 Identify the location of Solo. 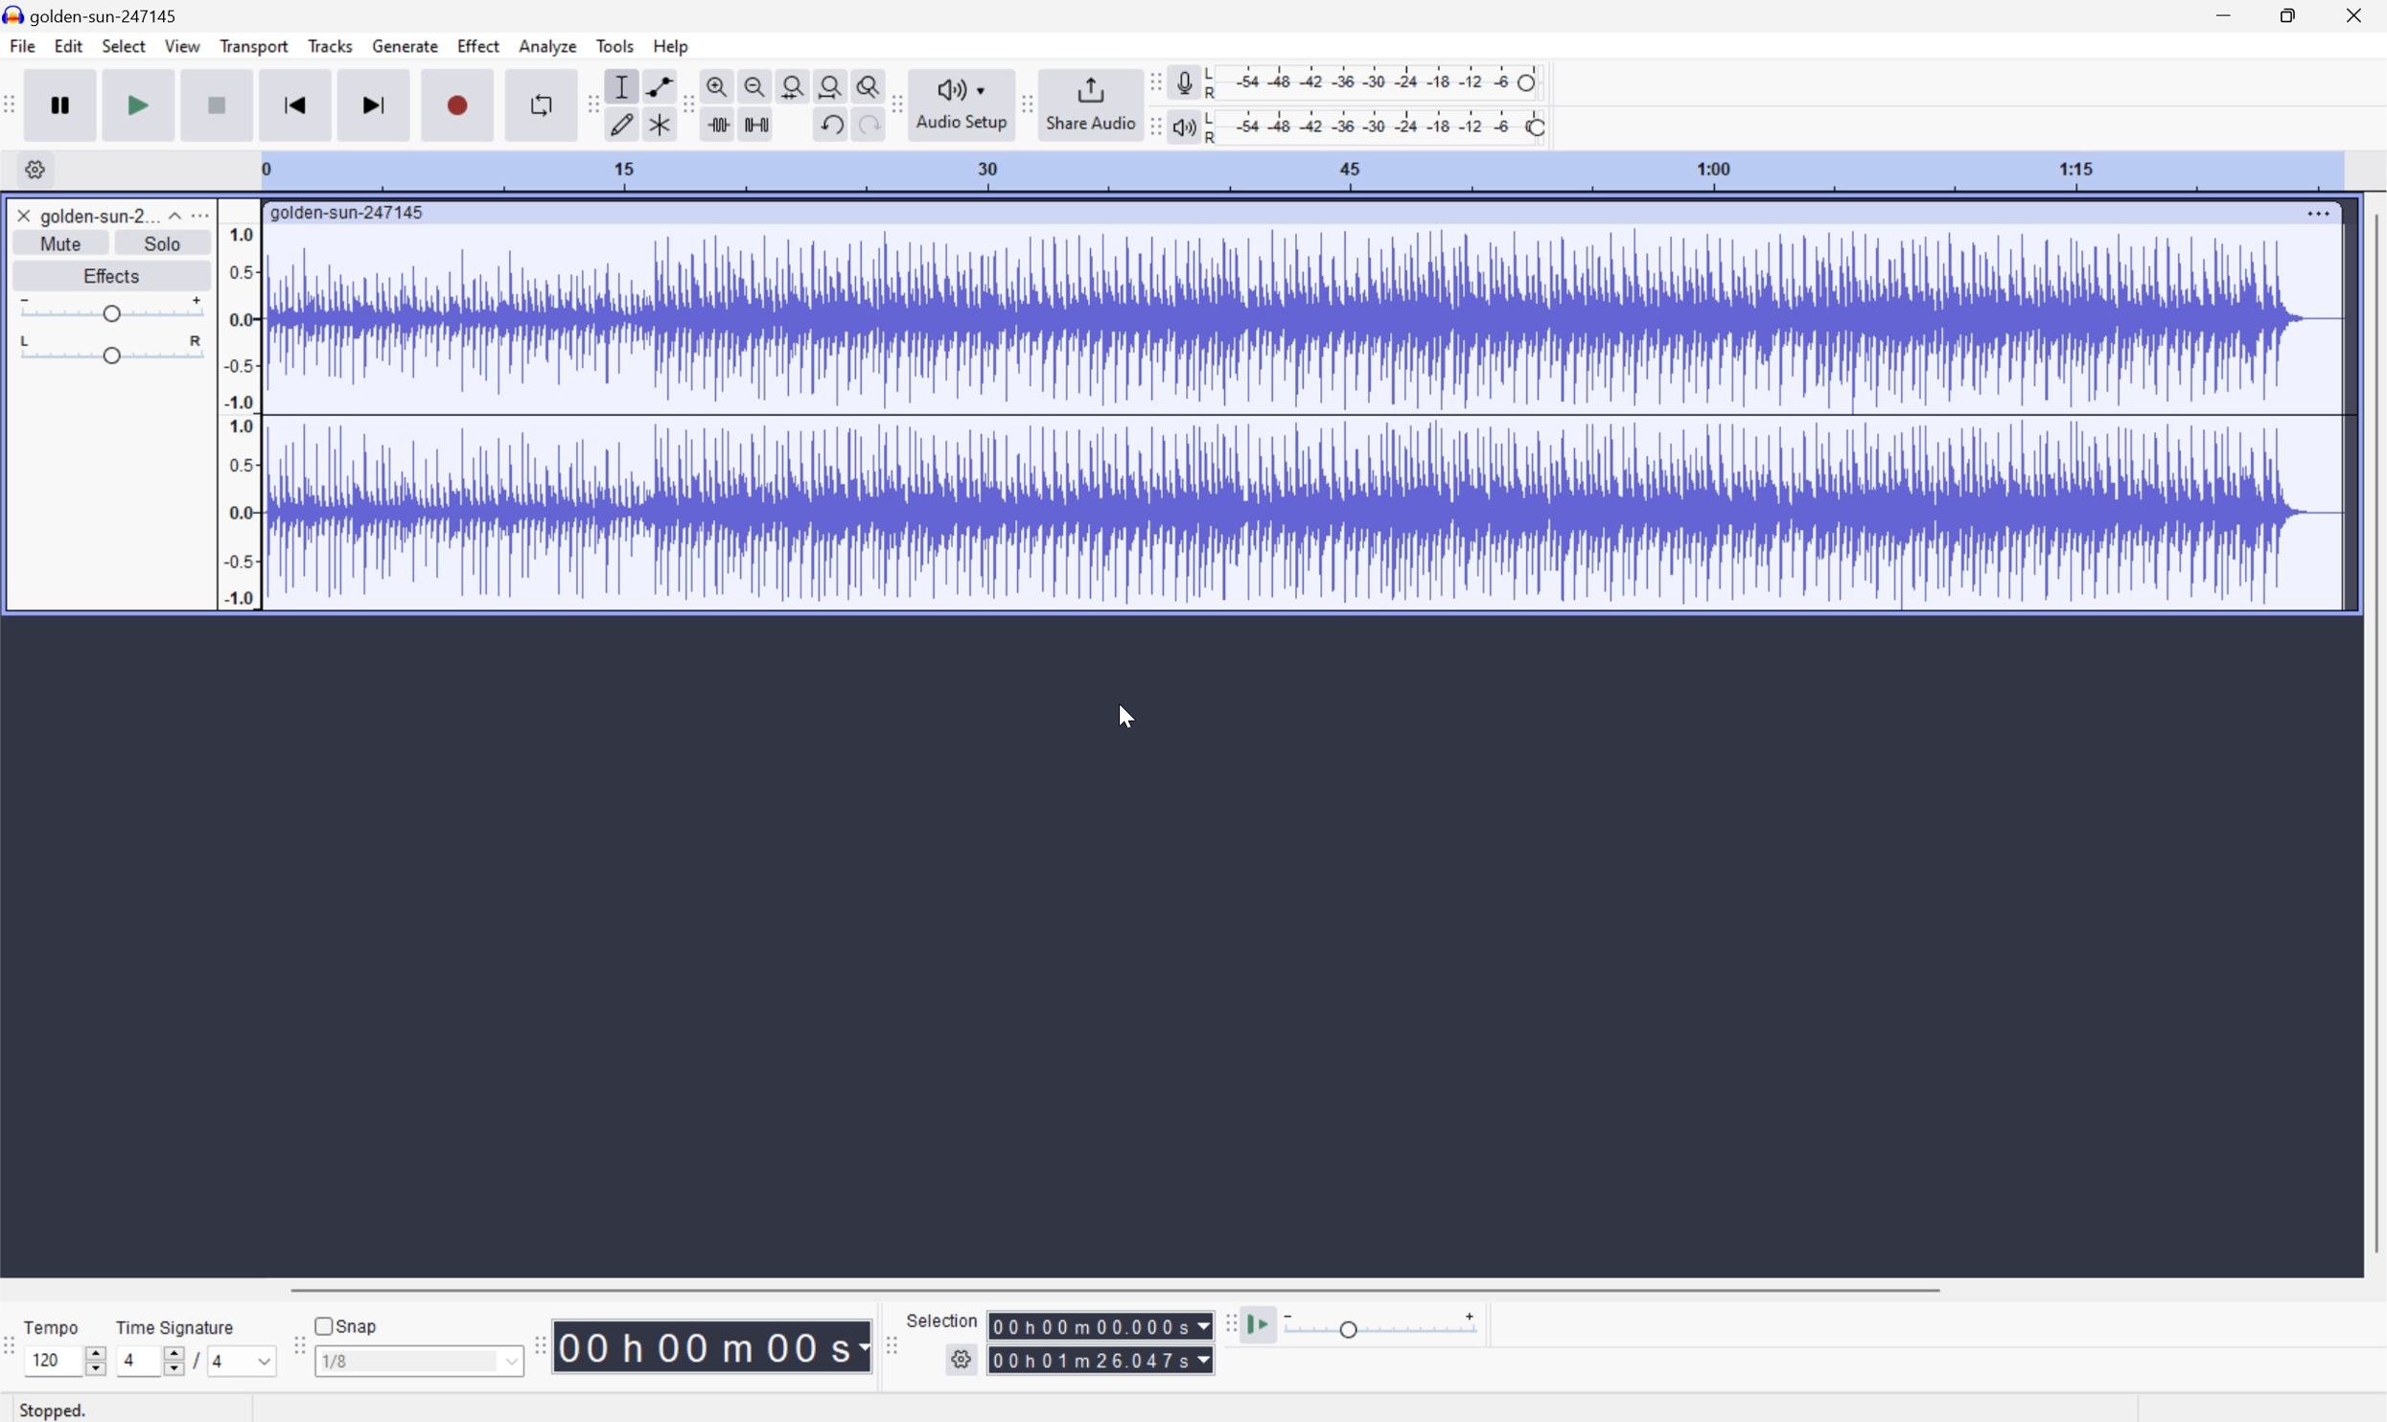
(163, 242).